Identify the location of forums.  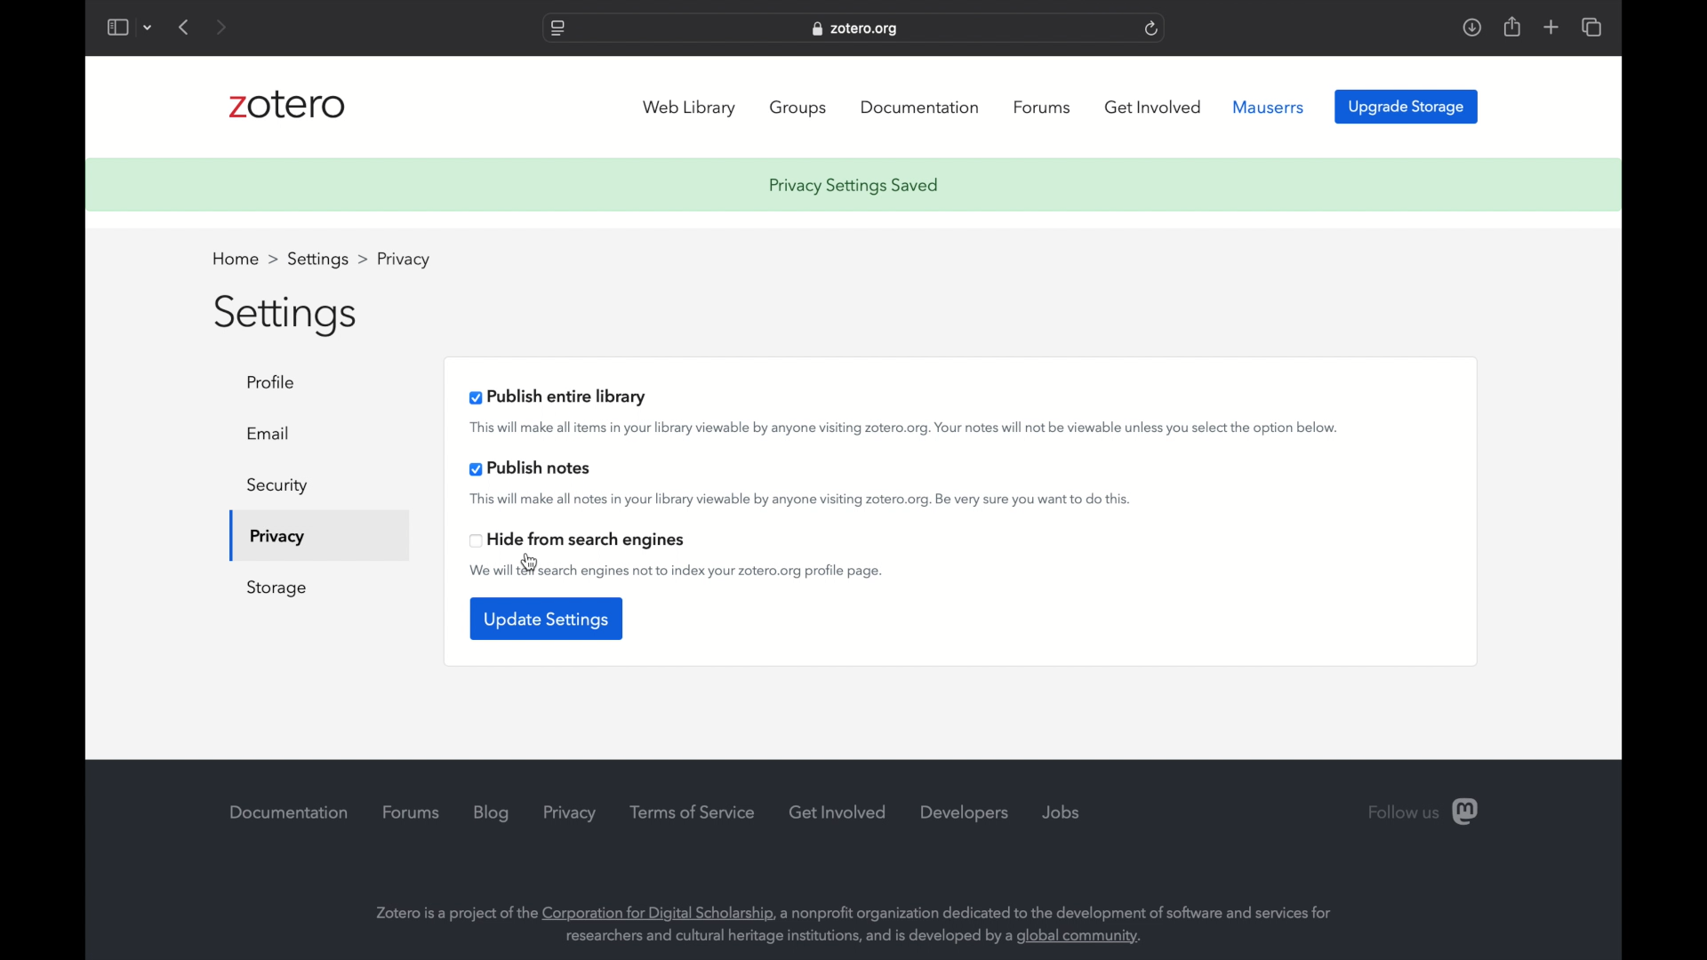
(416, 809).